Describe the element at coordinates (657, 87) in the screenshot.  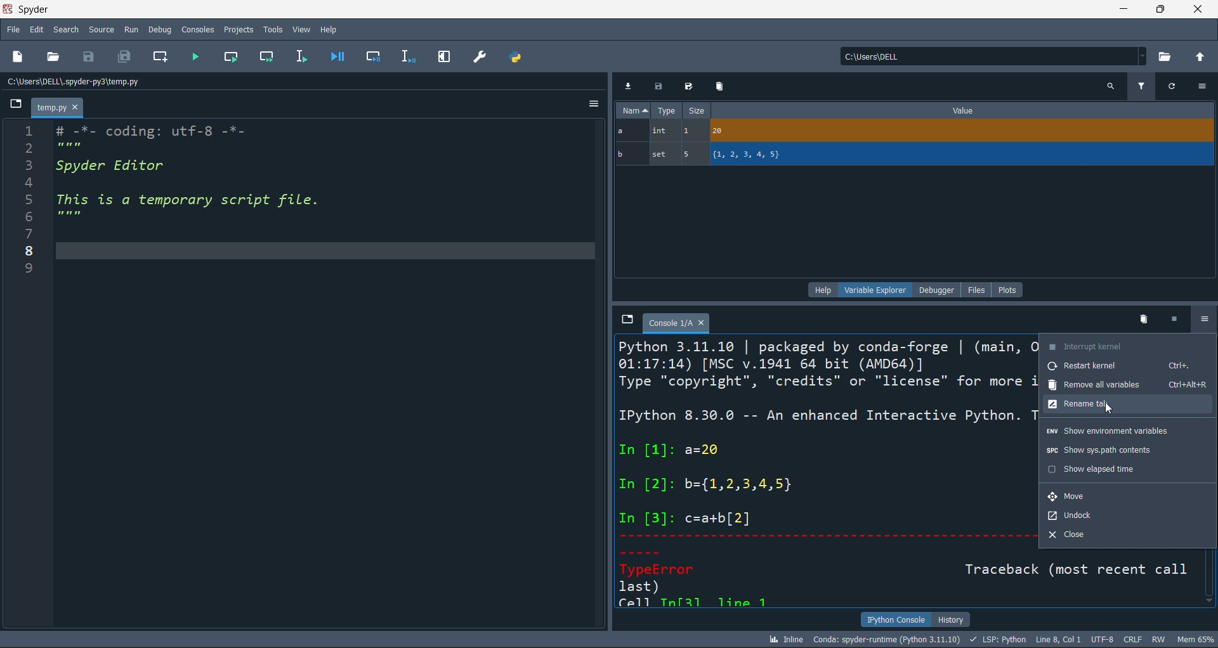
I see `save data` at that location.